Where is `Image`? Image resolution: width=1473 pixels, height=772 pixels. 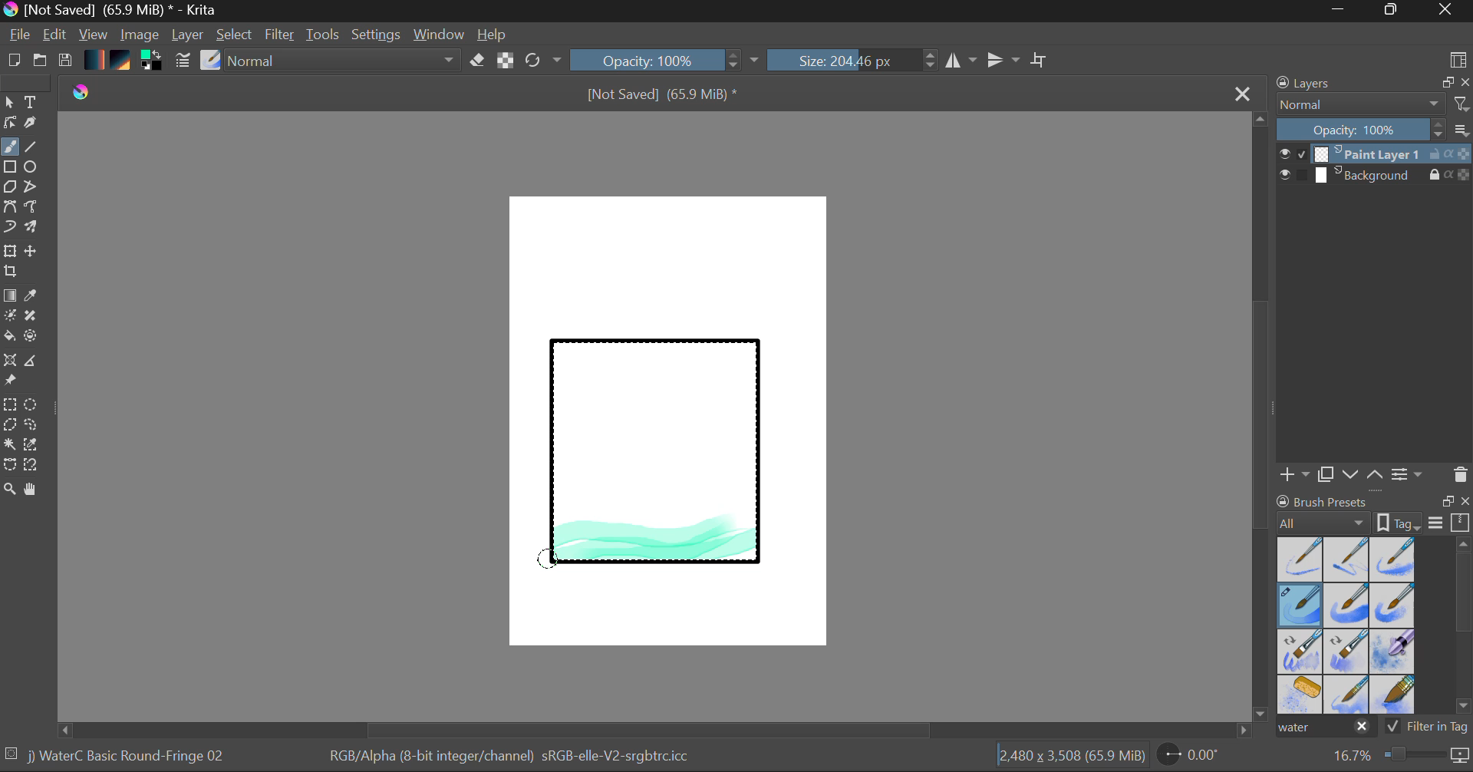 Image is located at coordinates (141, 36).